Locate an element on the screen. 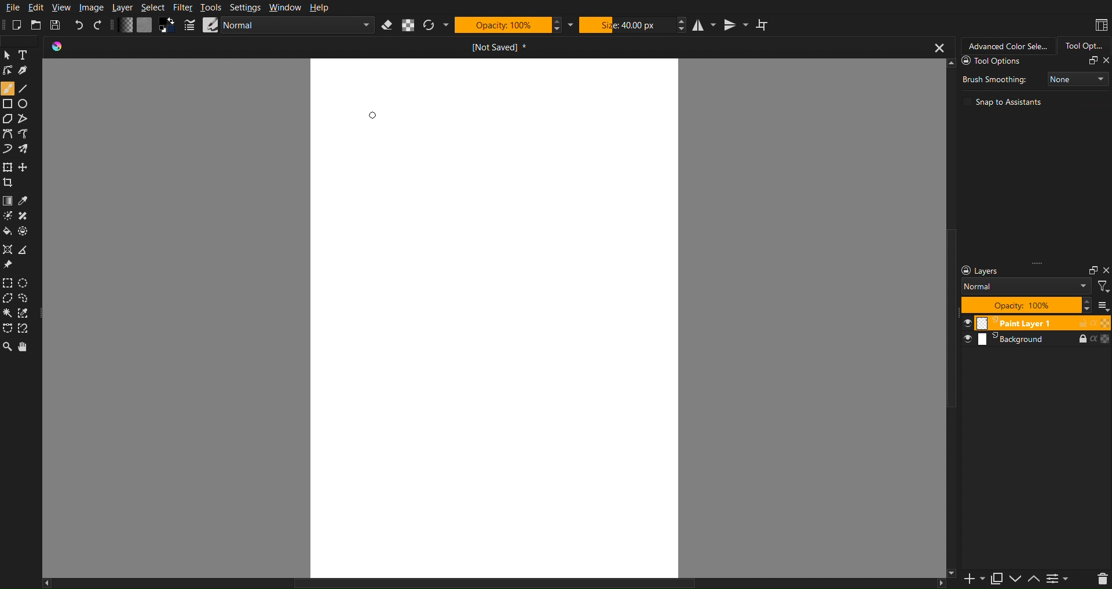  Brush is located at coordinates (8, 88).